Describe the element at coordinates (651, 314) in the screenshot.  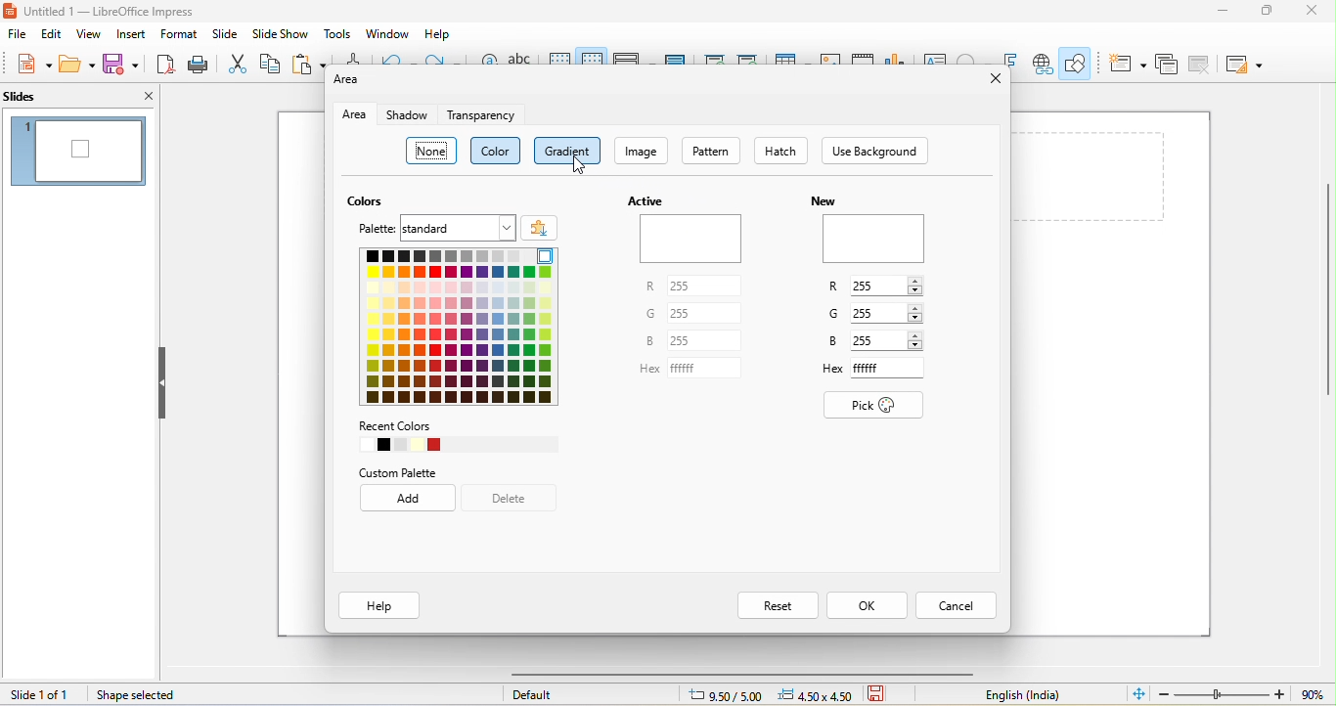
I see `G` at that location.